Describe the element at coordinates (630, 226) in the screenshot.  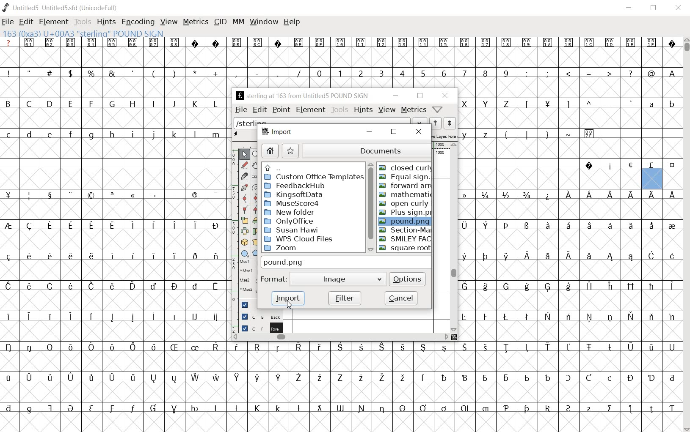
I see `Symbol` at that location.